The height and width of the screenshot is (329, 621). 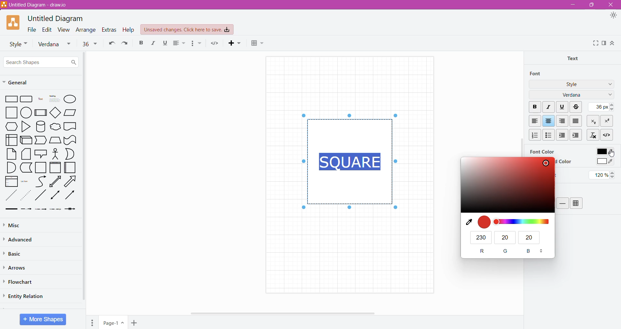 I want to click on Table, so click(x=260, y=44).